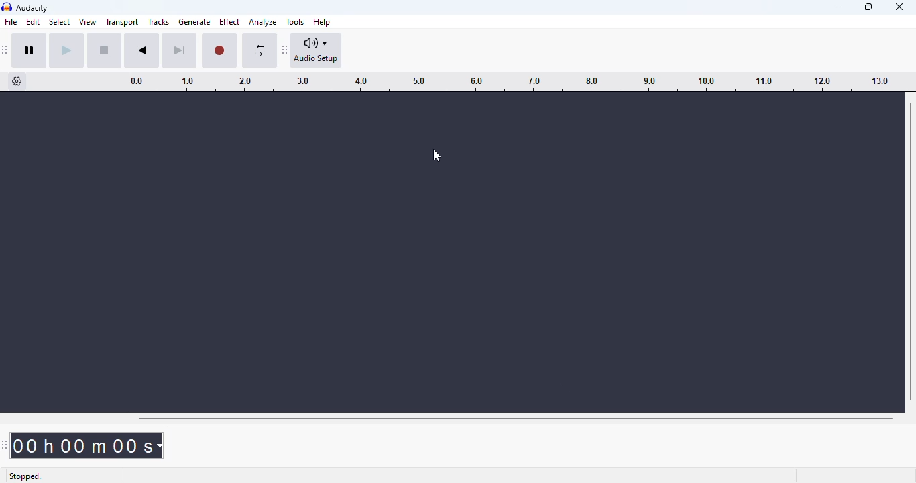 This screenshot has height=483, width=916. What do you see at coordinates (90, 445) in the screenshot?
I see `time` at bounding box center [90, 445].